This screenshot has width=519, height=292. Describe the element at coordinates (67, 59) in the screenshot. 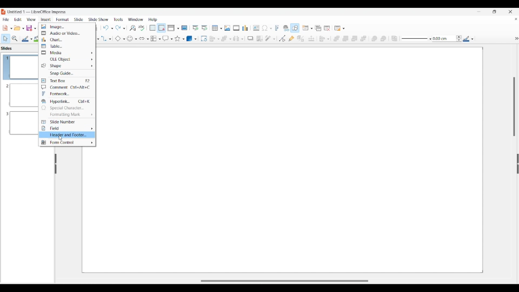

I see `OLE object options ` at that location.